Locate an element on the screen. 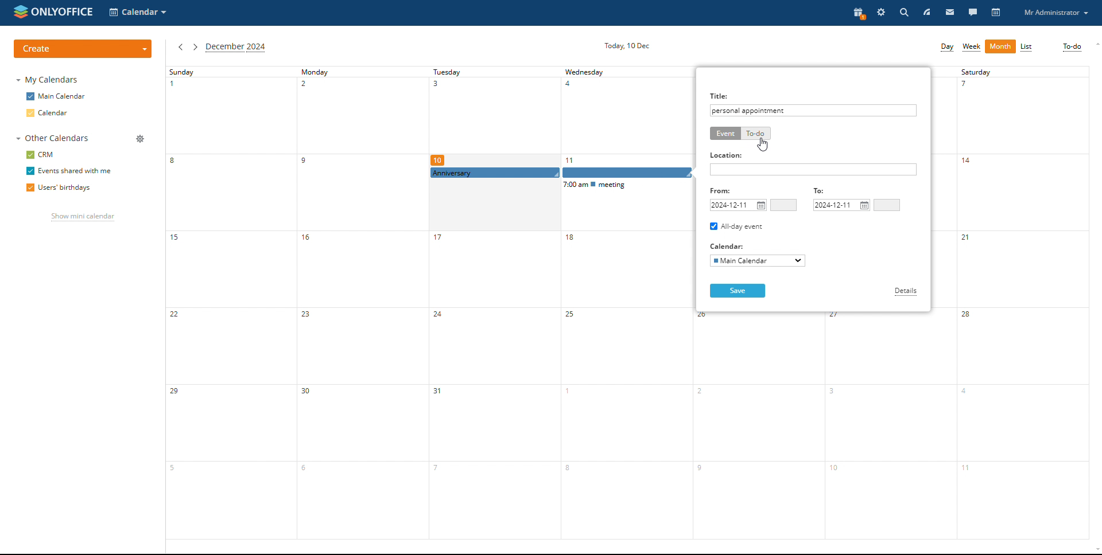 The width and height of the screenshot is (1102, 555). all-day event is located at coordinates (737, 226).